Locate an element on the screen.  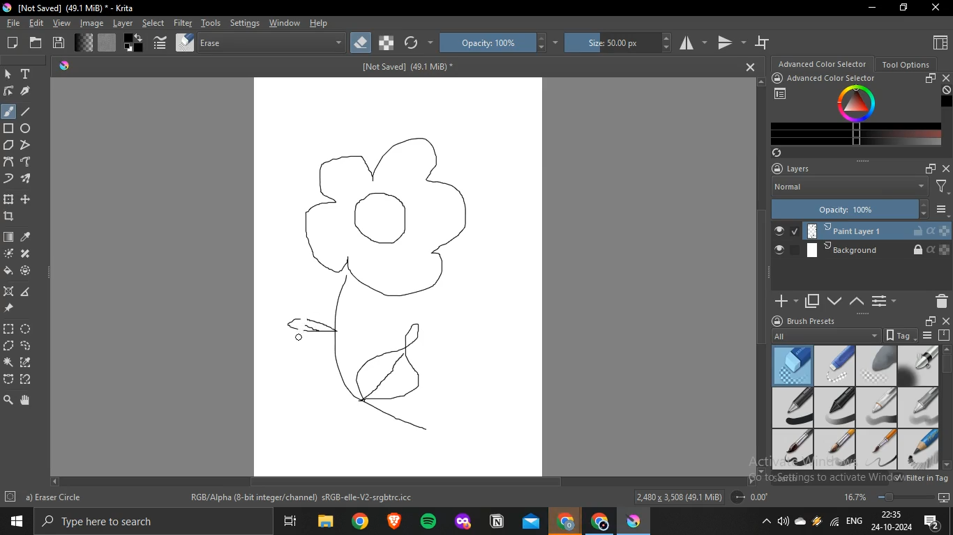
Opacity is located at coordinates (850, 207).